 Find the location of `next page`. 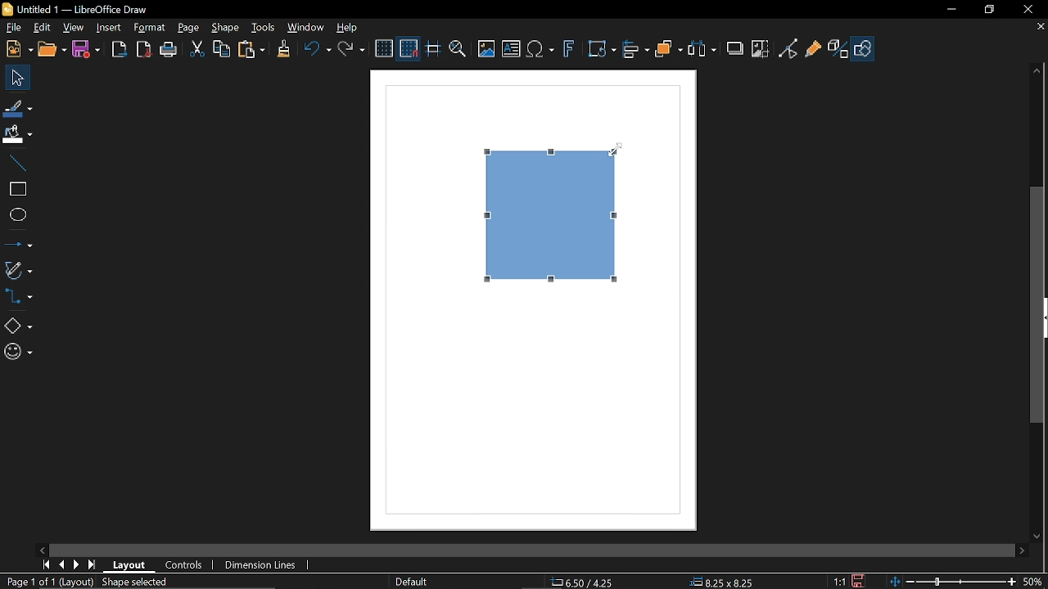

next page is located at coordinates (78, 564).